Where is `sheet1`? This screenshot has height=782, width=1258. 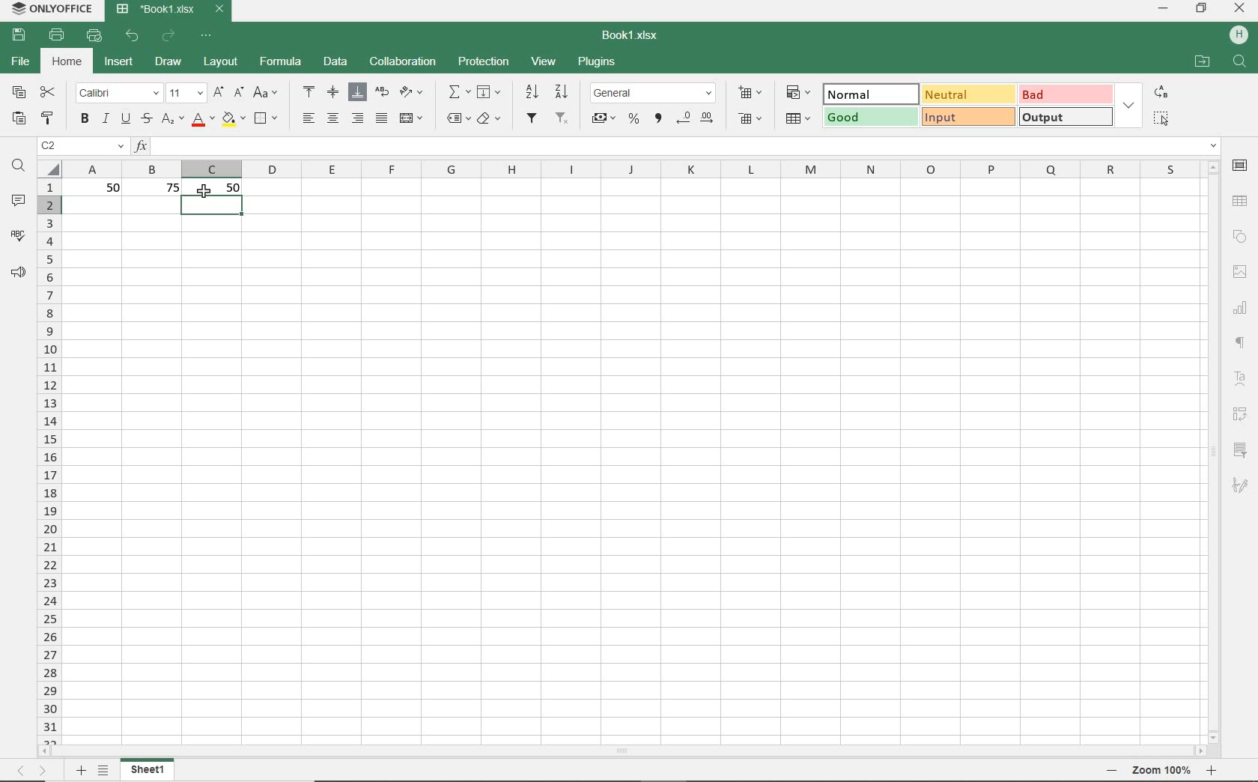
sheet1 is located at coordinates (151, 769).